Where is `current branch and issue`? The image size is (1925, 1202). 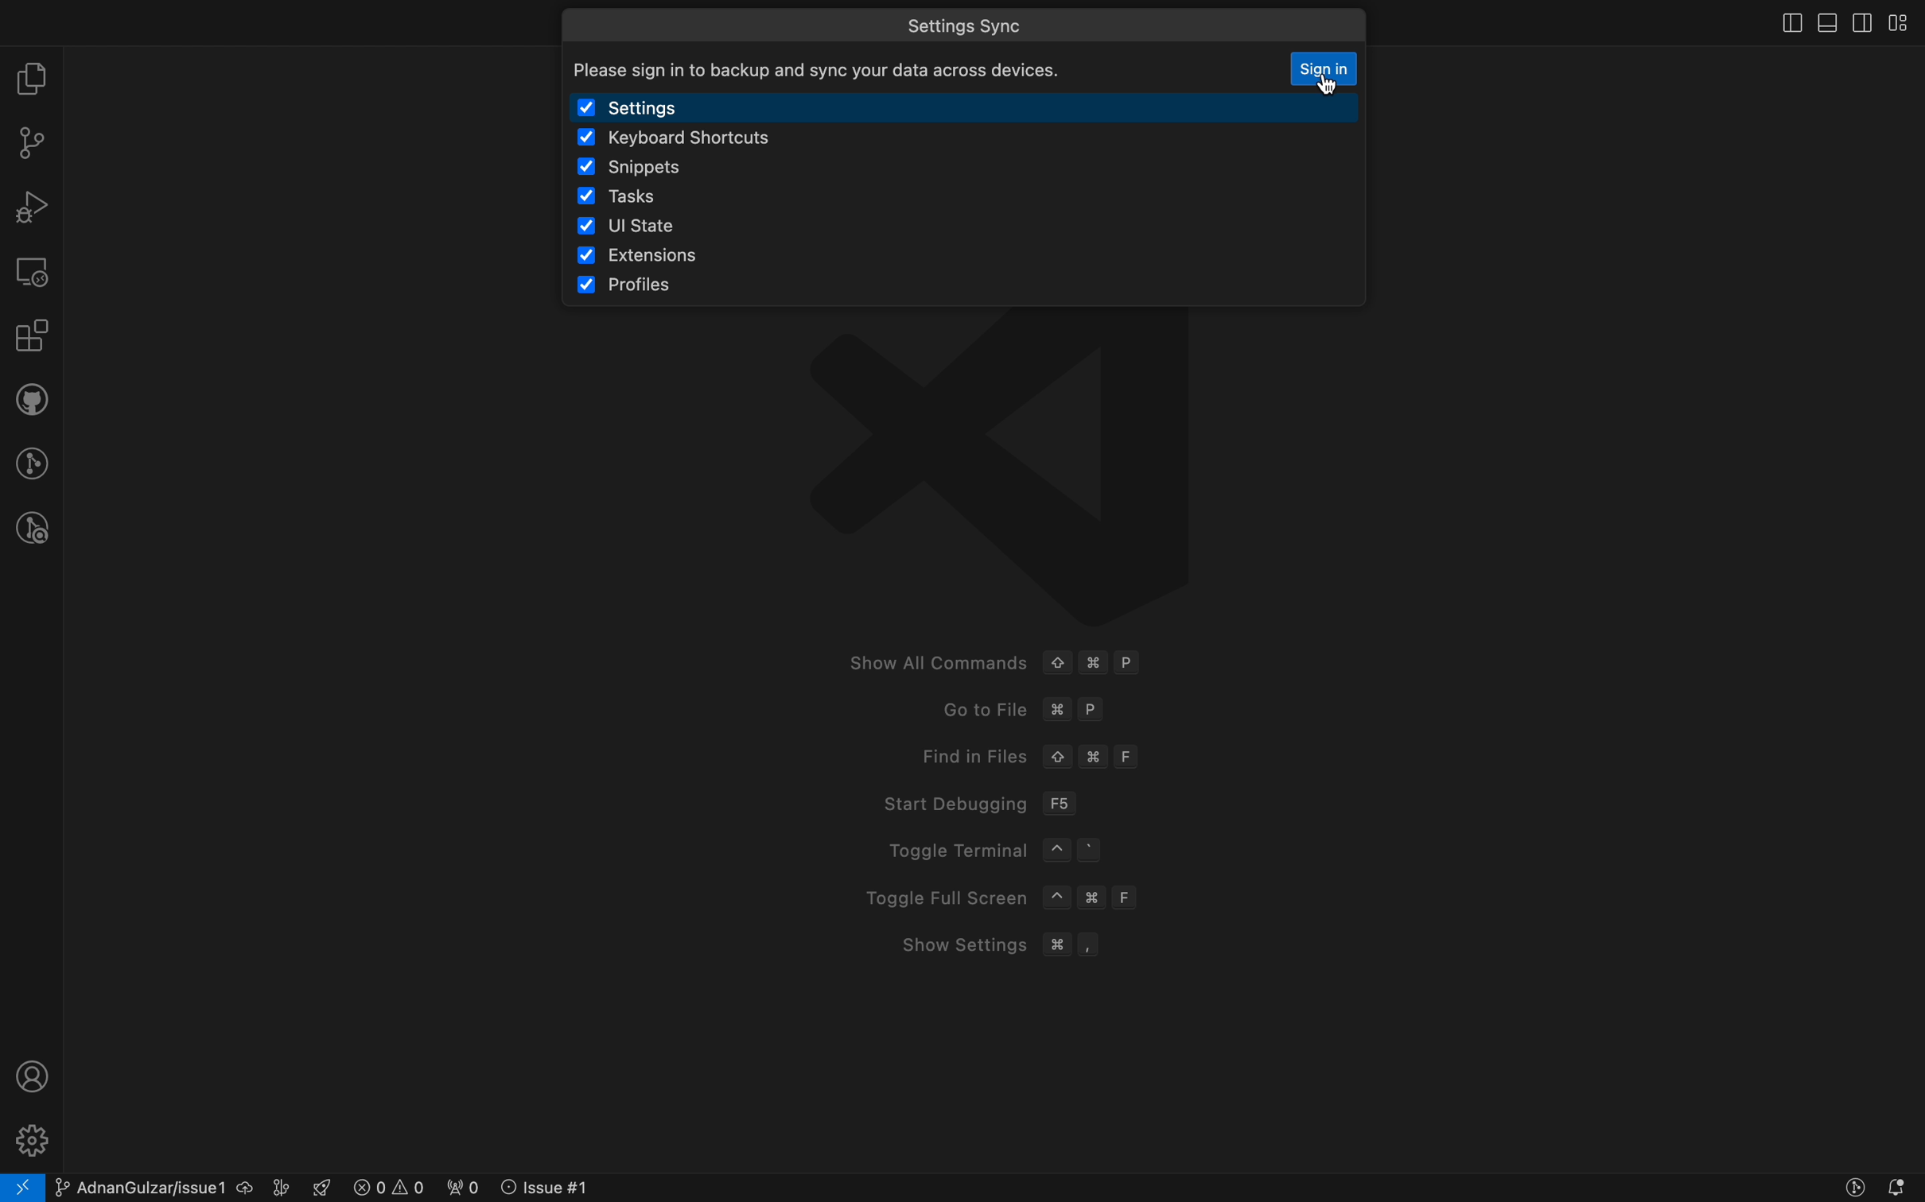 current branch and issue is located at coordinates (174, 1186).